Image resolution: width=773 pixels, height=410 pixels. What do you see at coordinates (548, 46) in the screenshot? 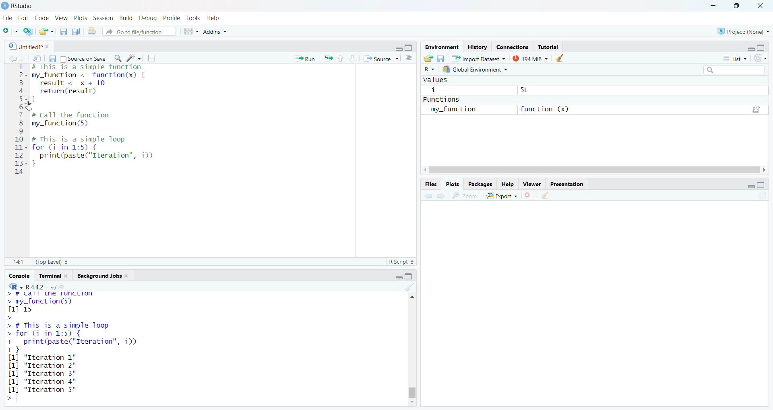
I see `Tutorial` at bounding box center [548, 46].